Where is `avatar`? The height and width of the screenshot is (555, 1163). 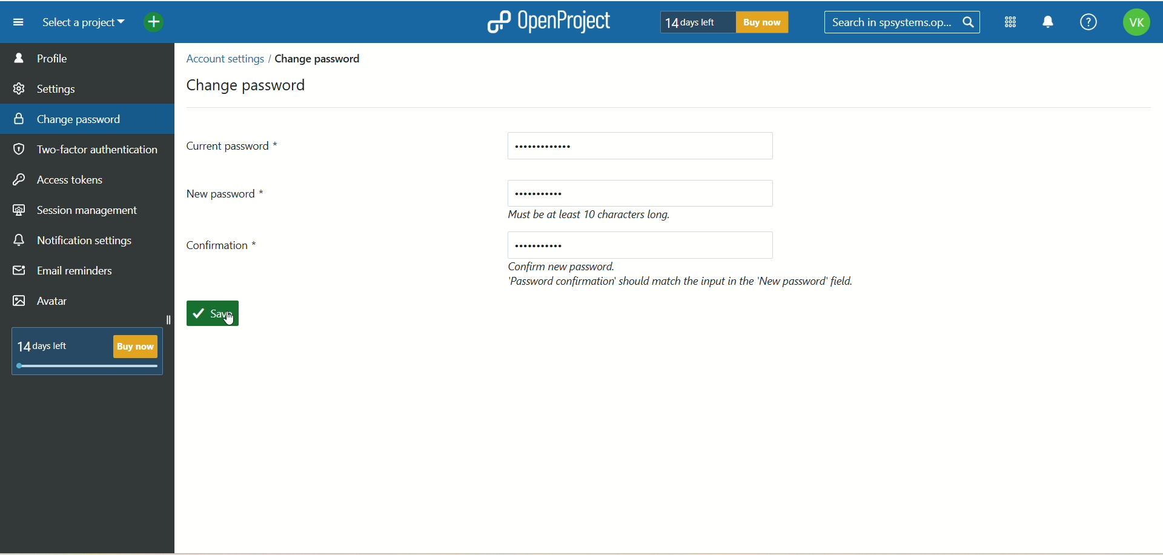 avatar is located at coordinates (43, 302).